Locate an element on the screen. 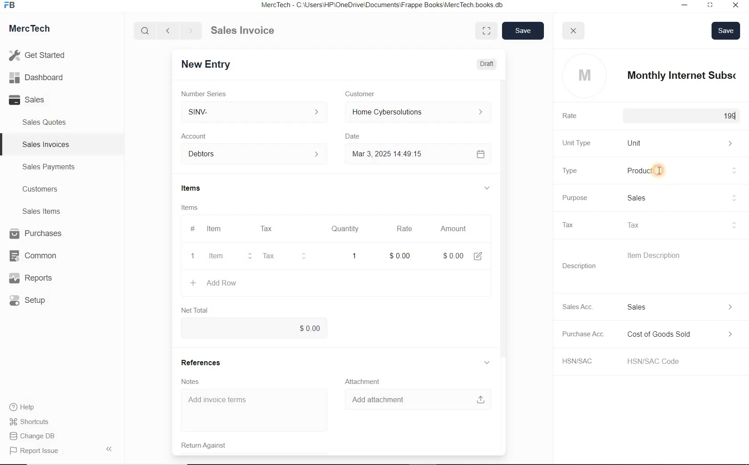  Items is located at coordinates (198, 189).